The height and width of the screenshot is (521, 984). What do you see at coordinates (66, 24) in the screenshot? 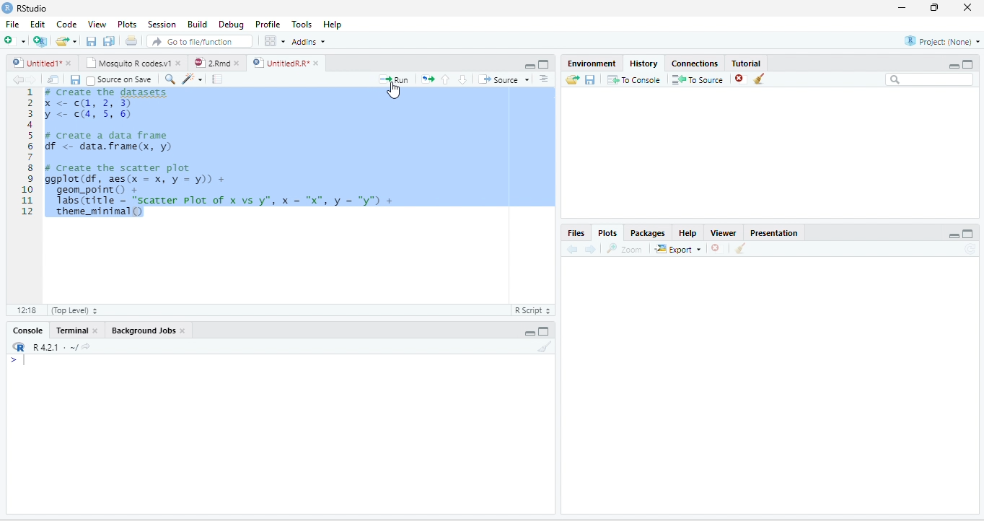
I see `Code` at bounding box center [66, 24].